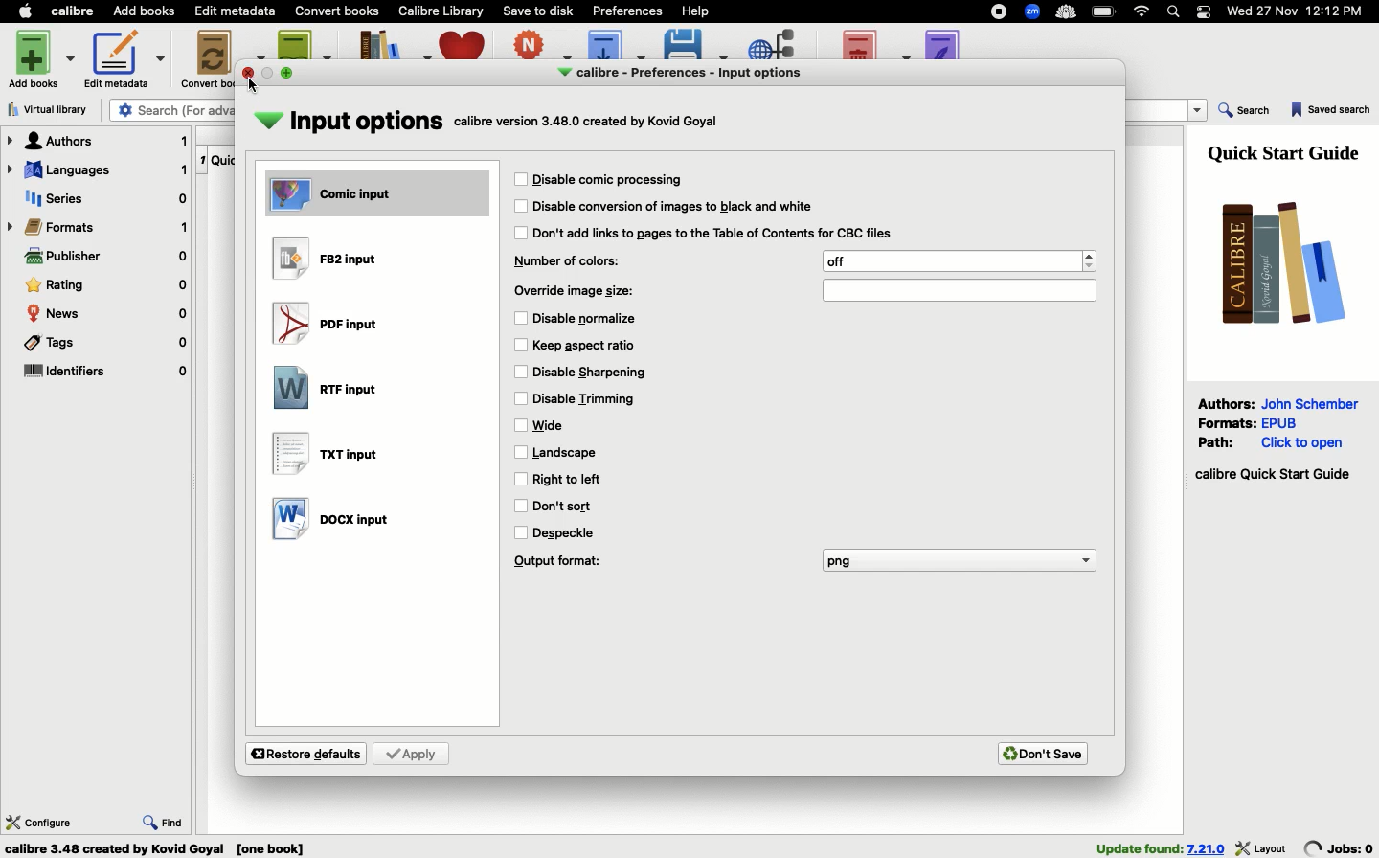 This screenshot has width=1379, height=858. I want to click on Despeckle , so click(567, 531).